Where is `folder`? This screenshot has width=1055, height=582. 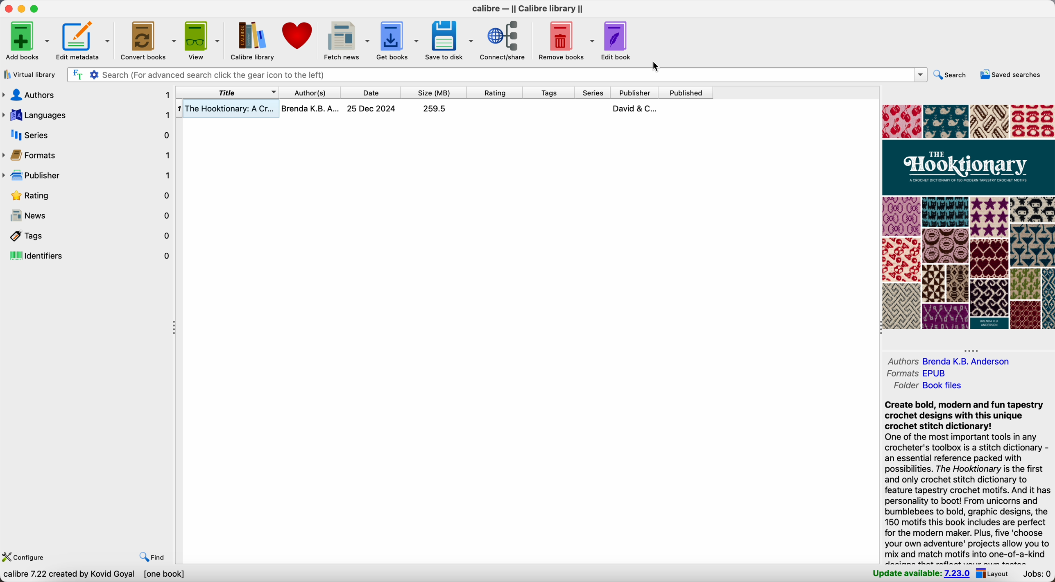
folder is located at coordinates (934, 385).